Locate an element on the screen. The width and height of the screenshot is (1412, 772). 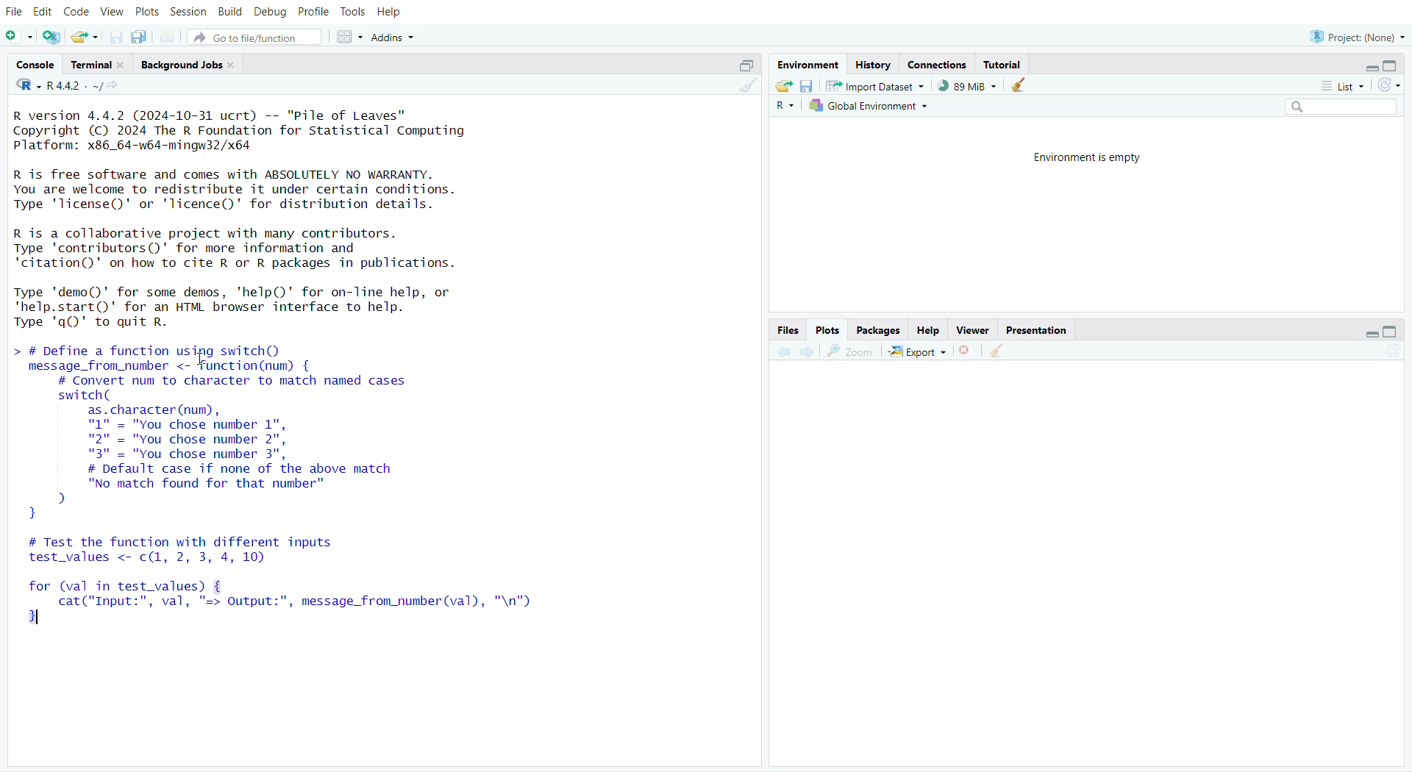
Maximize is located at coordinates (1394, 66).